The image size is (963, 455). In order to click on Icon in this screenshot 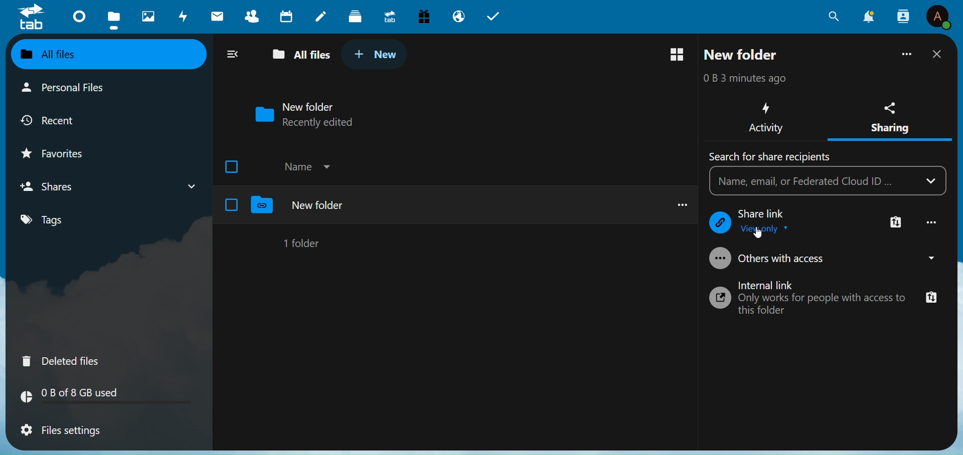, I will do `click(718, 259)`.